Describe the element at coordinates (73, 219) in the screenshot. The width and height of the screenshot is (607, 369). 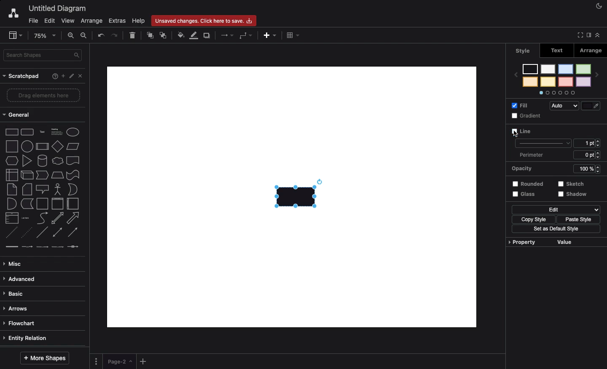
I see `arrow` at that location.